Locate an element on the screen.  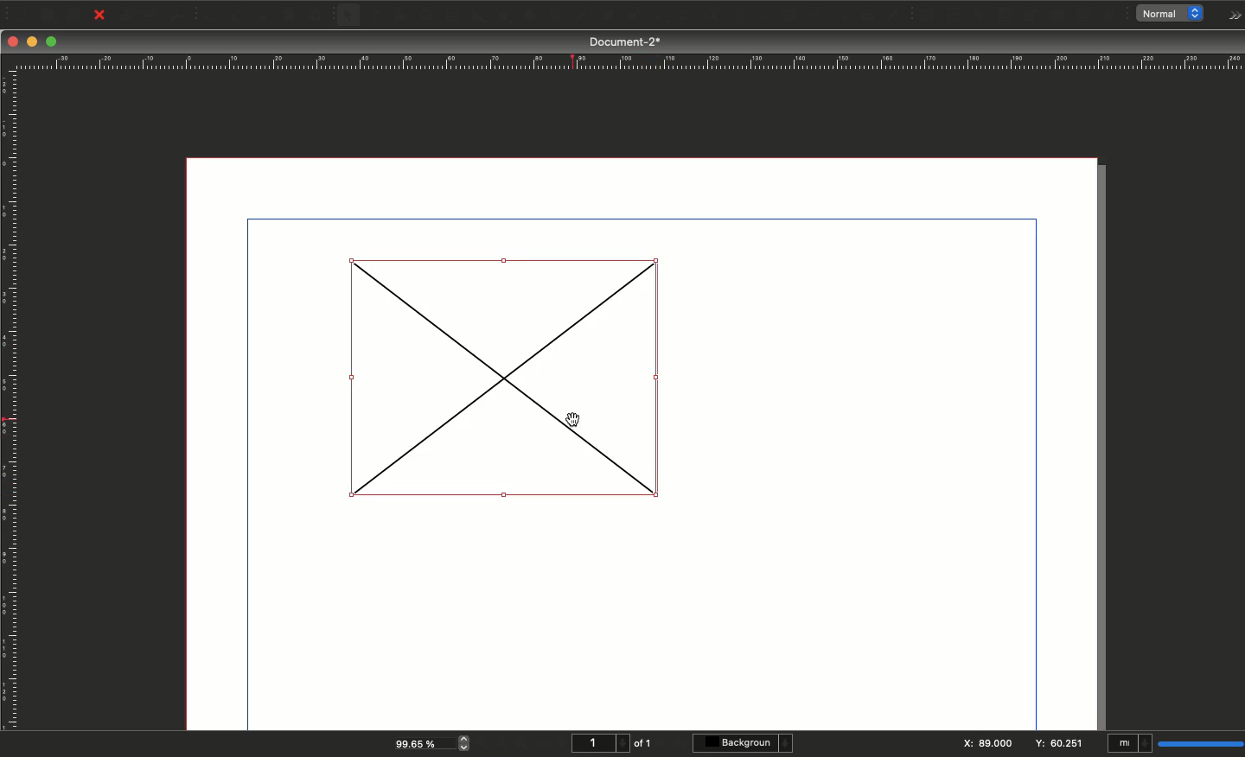
Save is located at coordinates (77, 14).